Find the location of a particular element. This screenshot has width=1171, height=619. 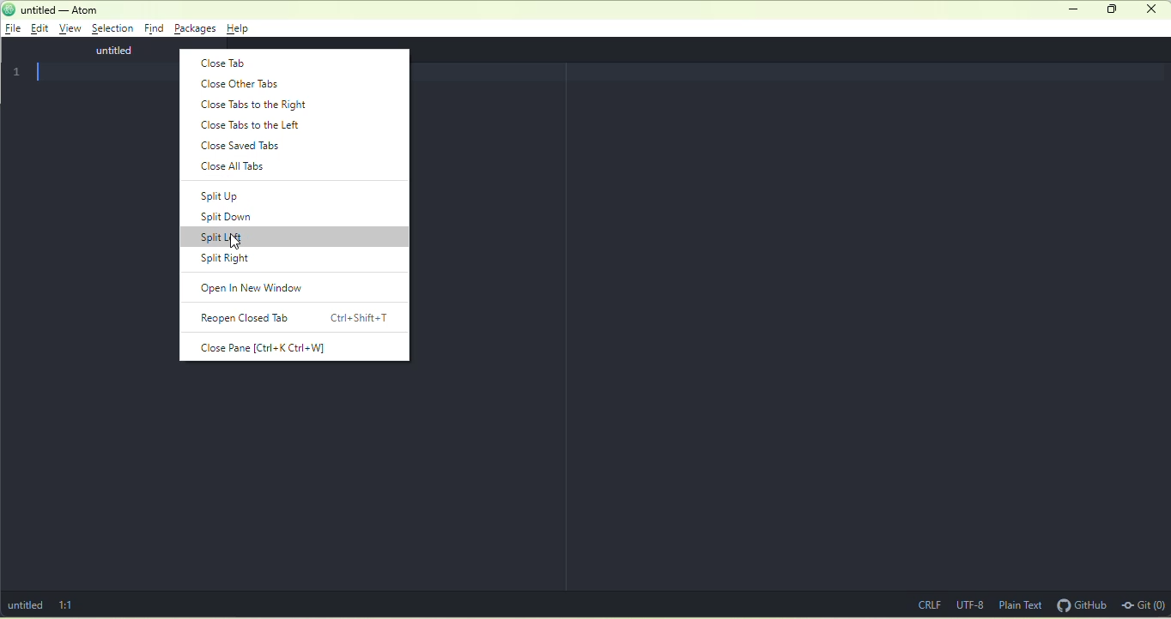

CRLF is located at coordinates (925, 603).